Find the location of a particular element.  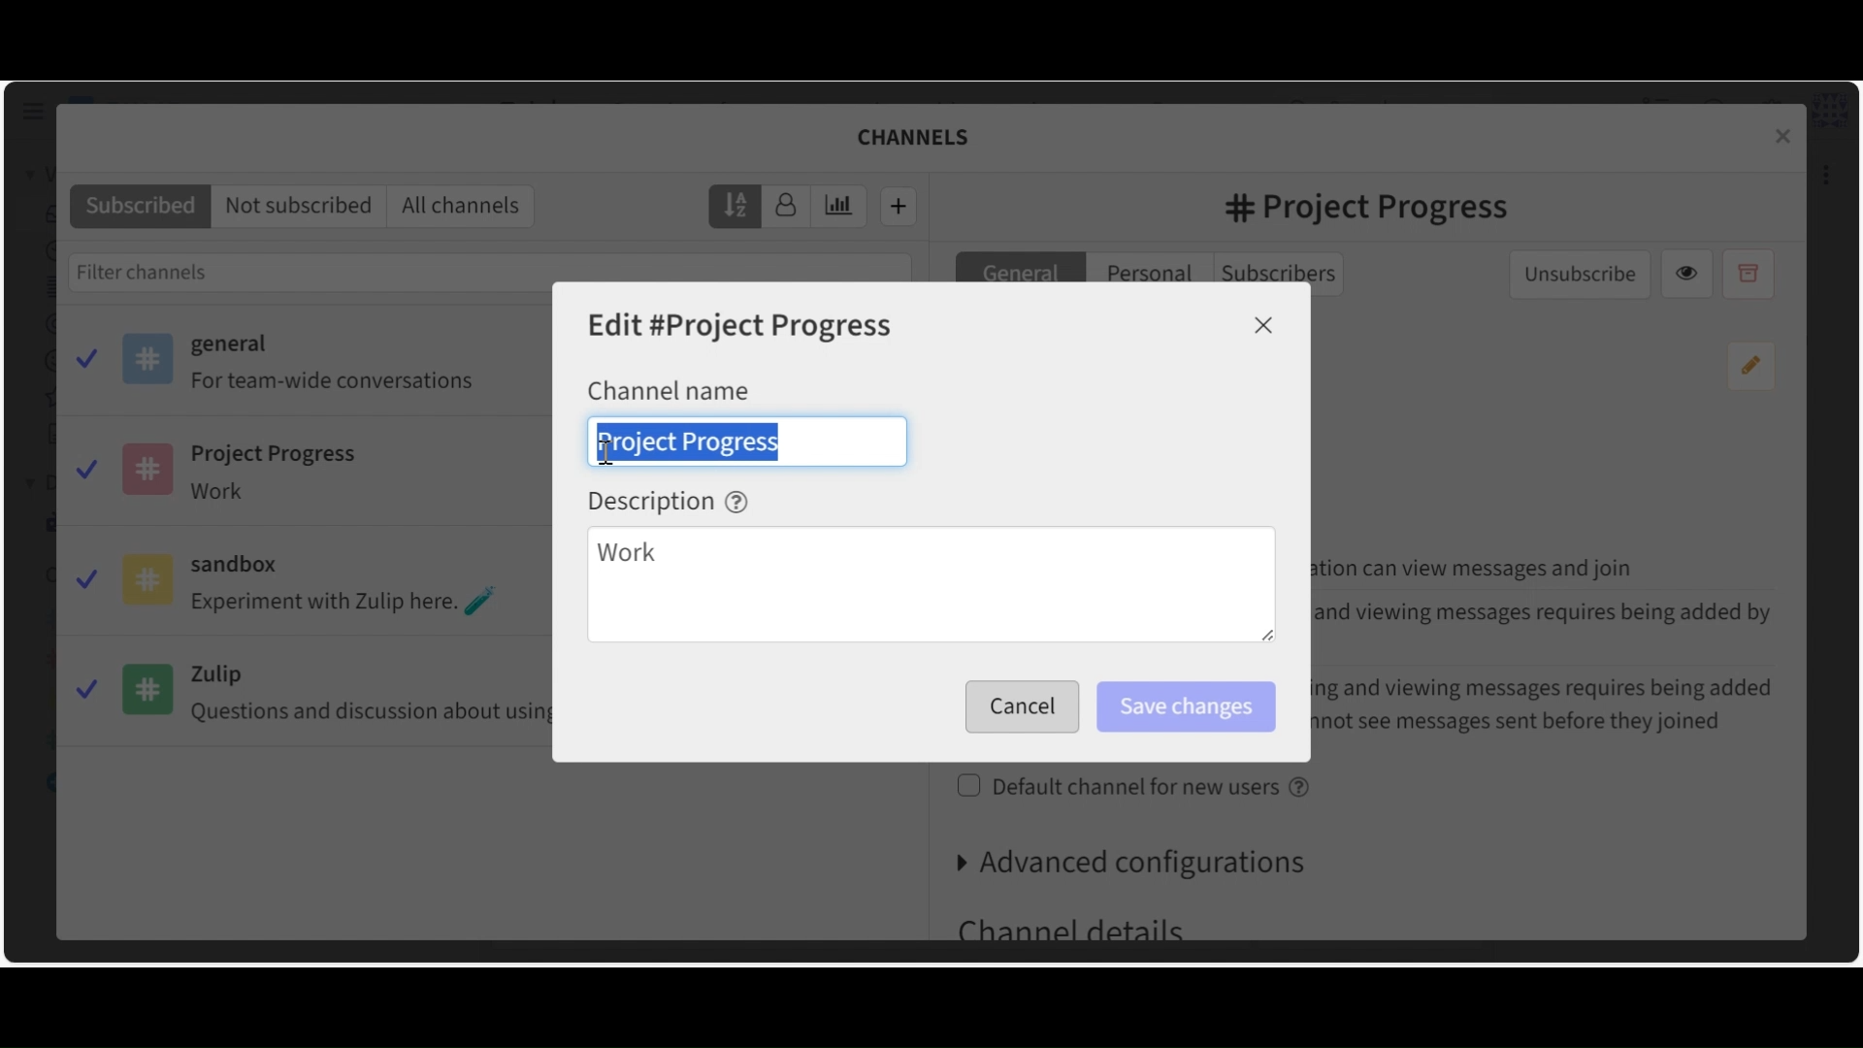

Edit Channel is located at coordinates (742, 327).